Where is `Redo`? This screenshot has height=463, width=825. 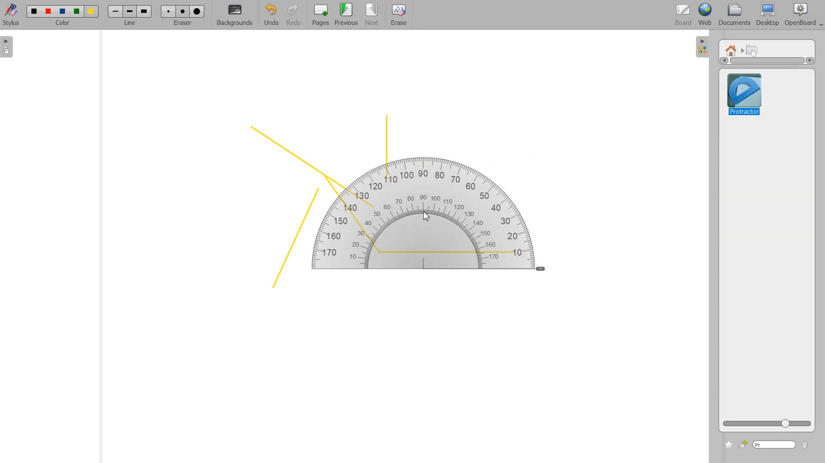
Redo is located at coordinates (294, 15).